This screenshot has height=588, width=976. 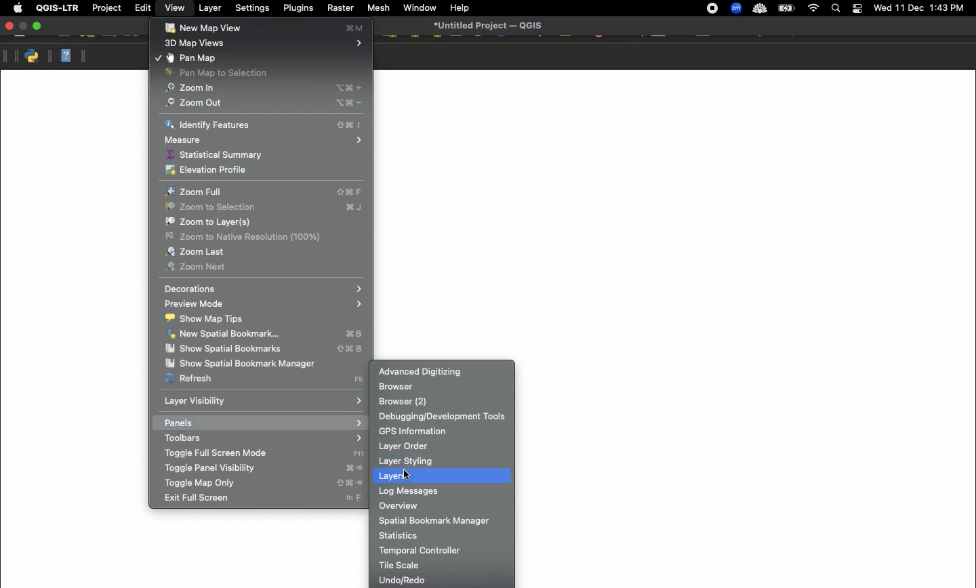 What do you see at coordinates (264, 379) in the screenshot?
I see `Refresh` at bounding box center [264, 379].